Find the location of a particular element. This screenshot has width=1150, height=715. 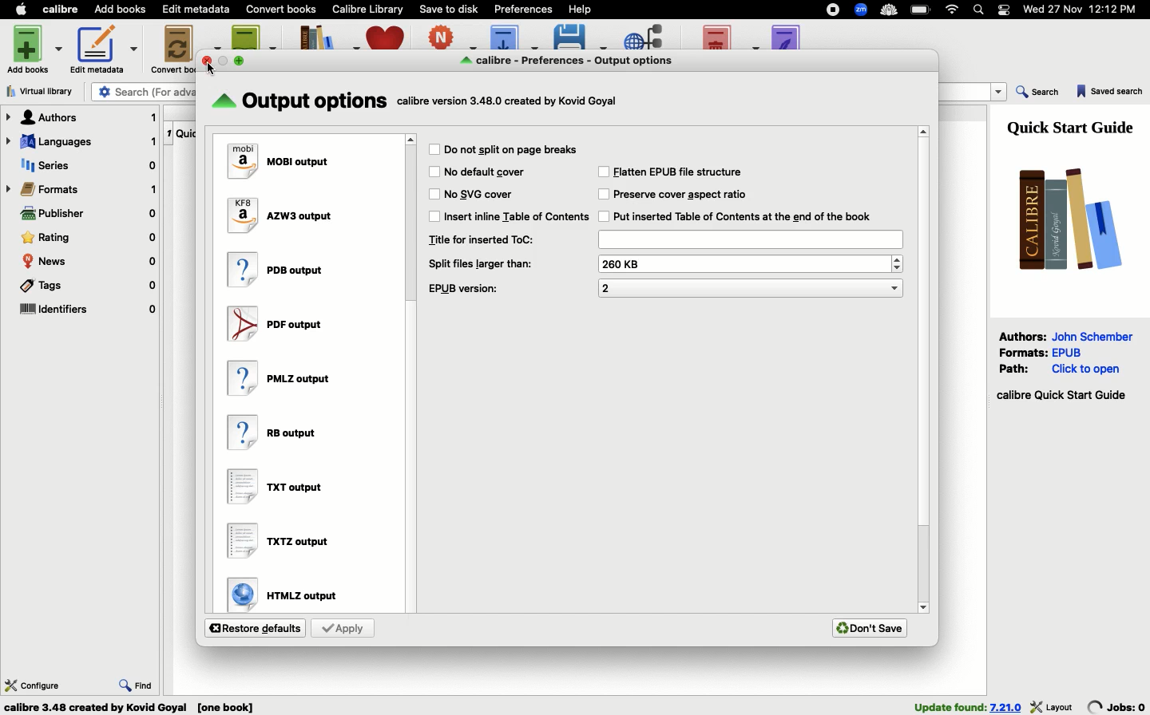

PDB is located at coordinates (276, 268).